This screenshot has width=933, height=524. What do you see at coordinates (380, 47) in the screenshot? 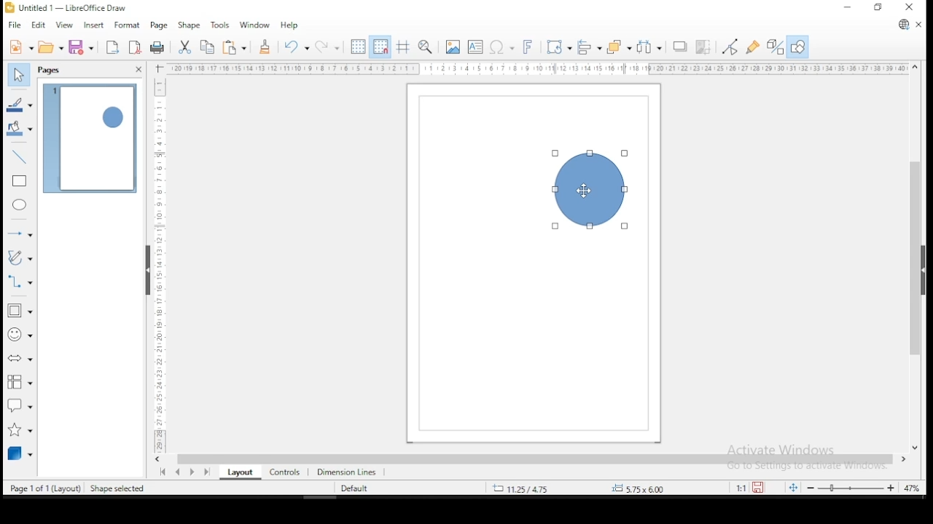
I see `snap to grids` at bounding box center [380, 47].